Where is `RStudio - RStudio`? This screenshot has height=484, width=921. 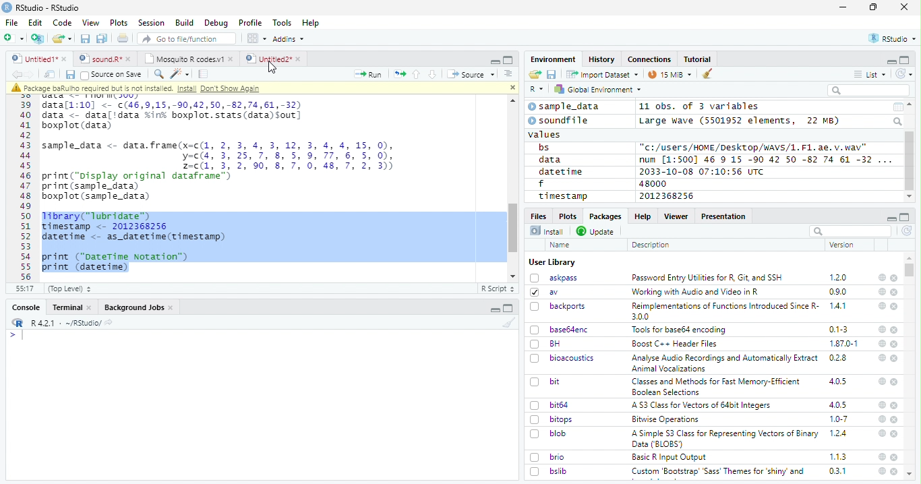
RStudio - RStudio is located at coordinates (48, 7).